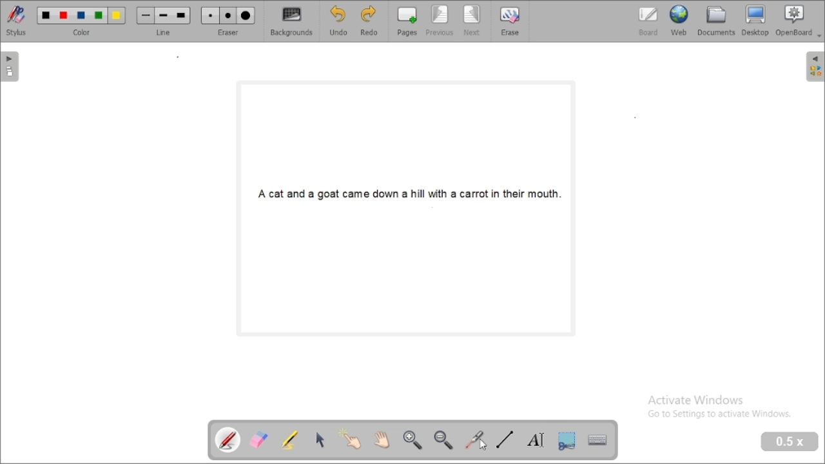 This screenshot has width=825, height=464. I want to click on zoom in, so click(413, 441).